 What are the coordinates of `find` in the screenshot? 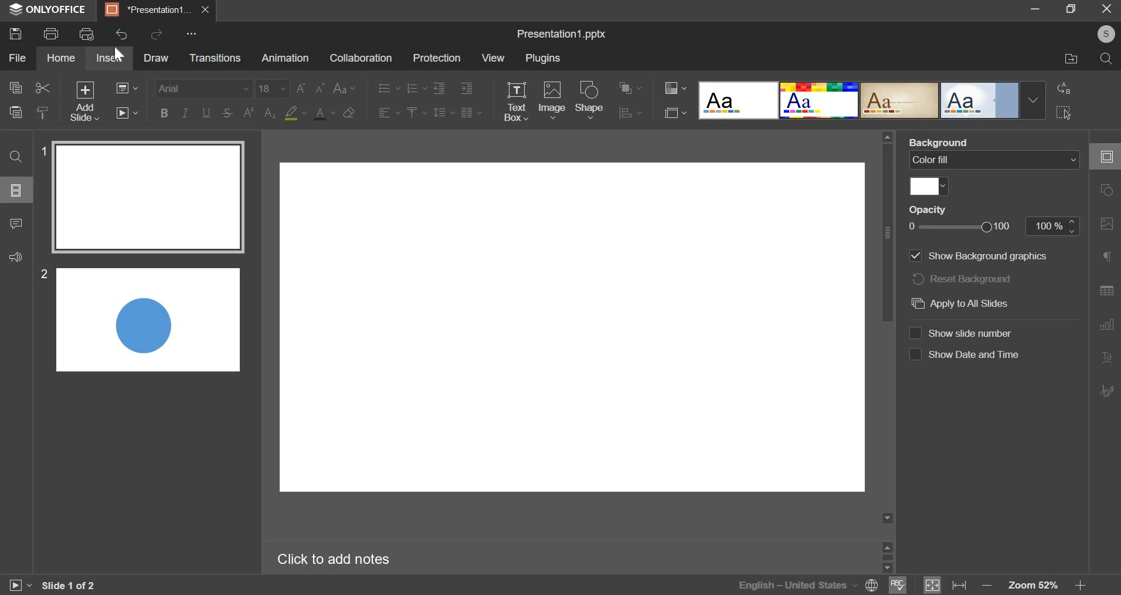 It's located at (15, 155).